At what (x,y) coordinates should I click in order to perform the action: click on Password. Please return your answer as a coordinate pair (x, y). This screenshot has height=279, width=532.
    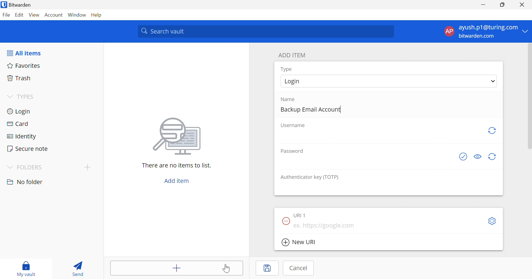
    Looking at the image, I should click on (292, 151).